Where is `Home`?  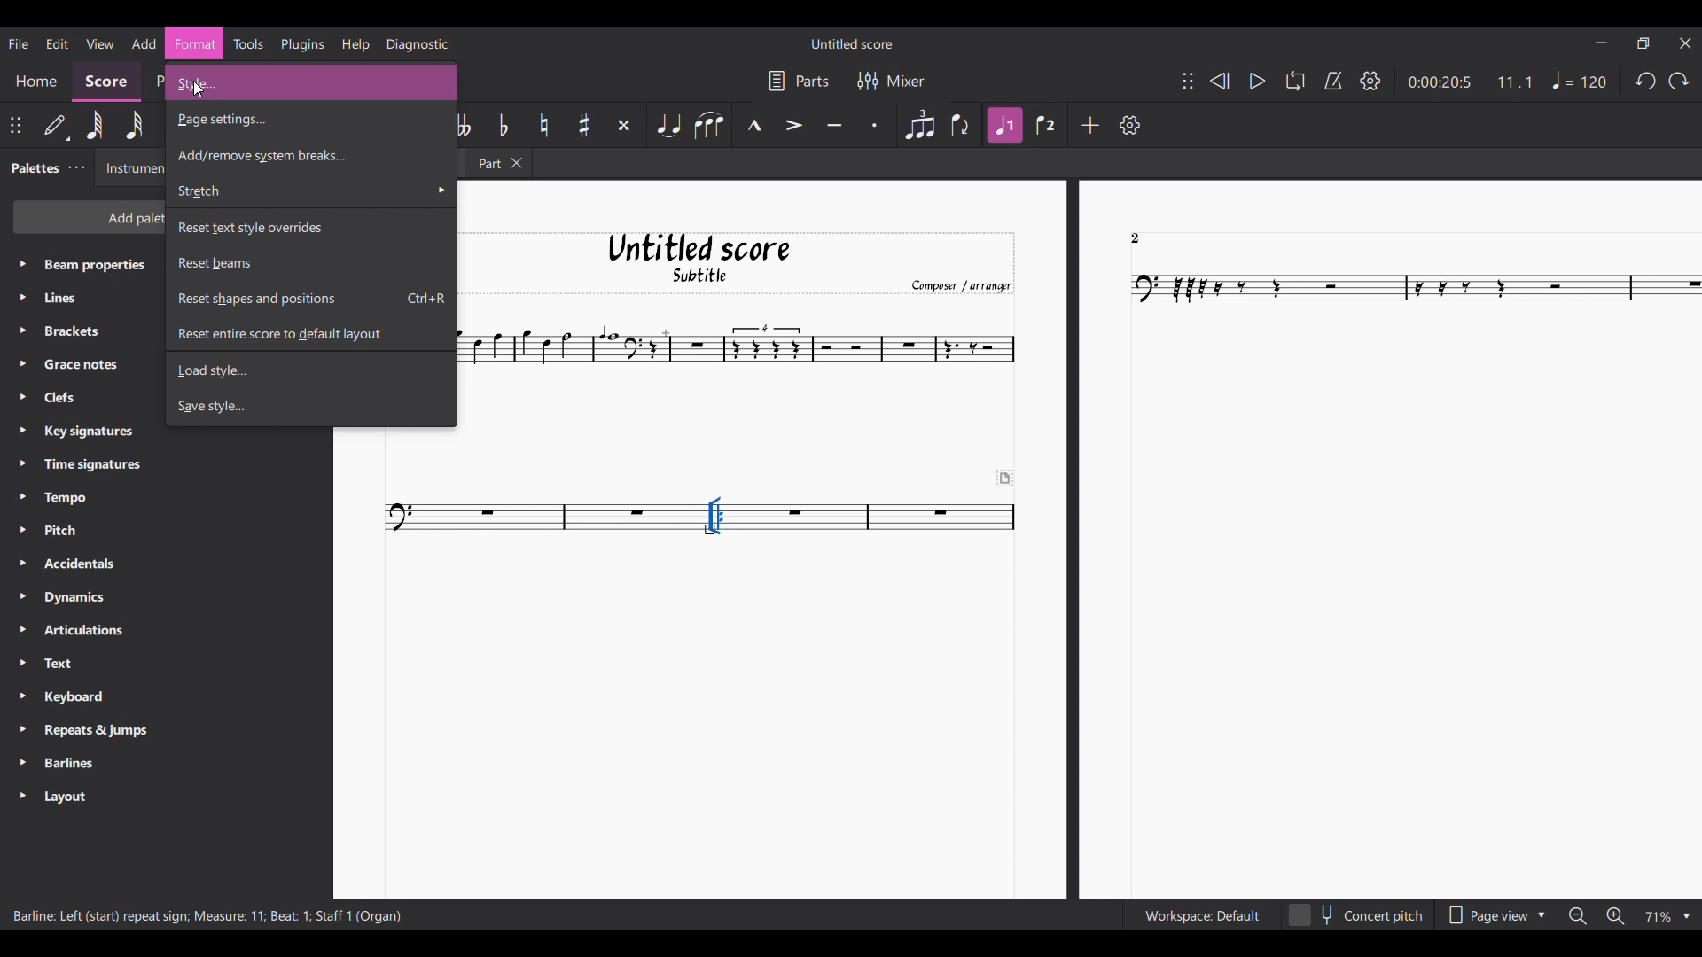
Home is located at coordinates (35, 82).